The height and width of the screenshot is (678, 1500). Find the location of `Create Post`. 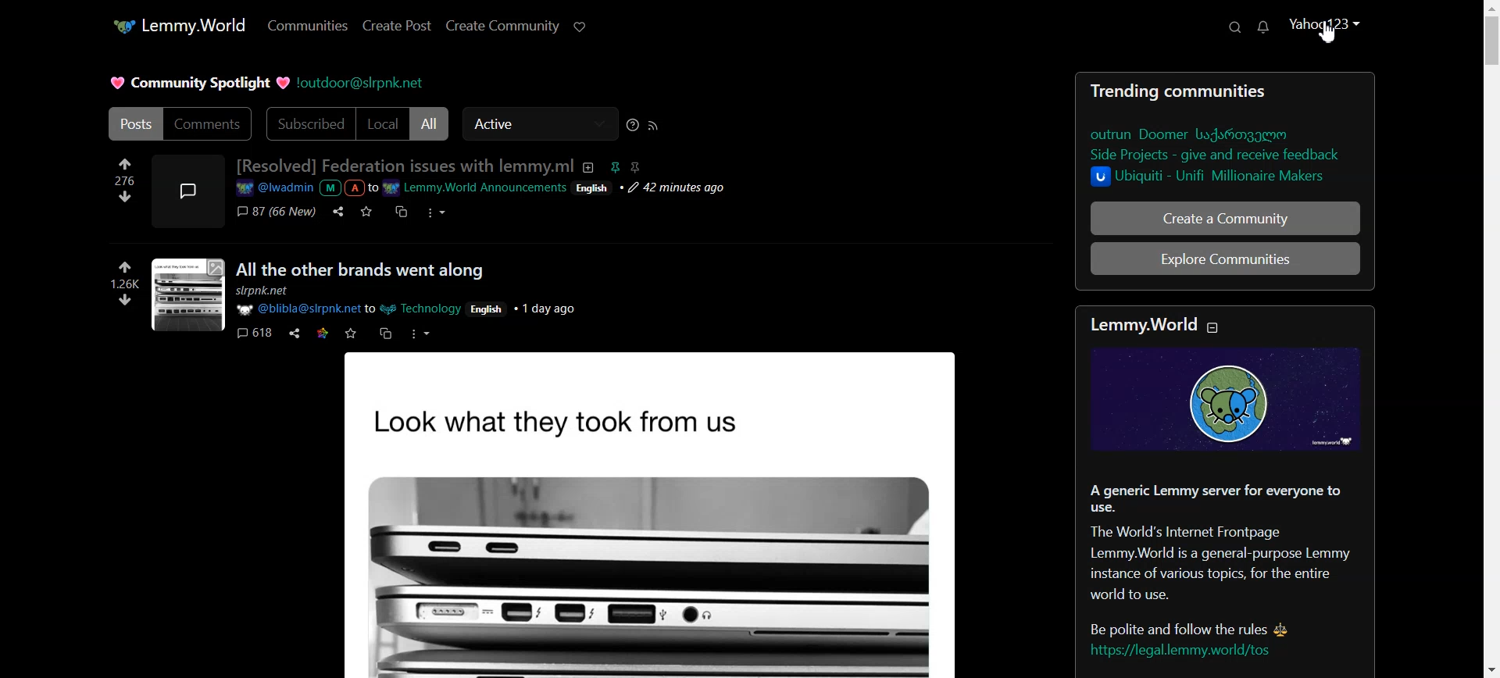

Create Post is located at coordinates (397, 27).